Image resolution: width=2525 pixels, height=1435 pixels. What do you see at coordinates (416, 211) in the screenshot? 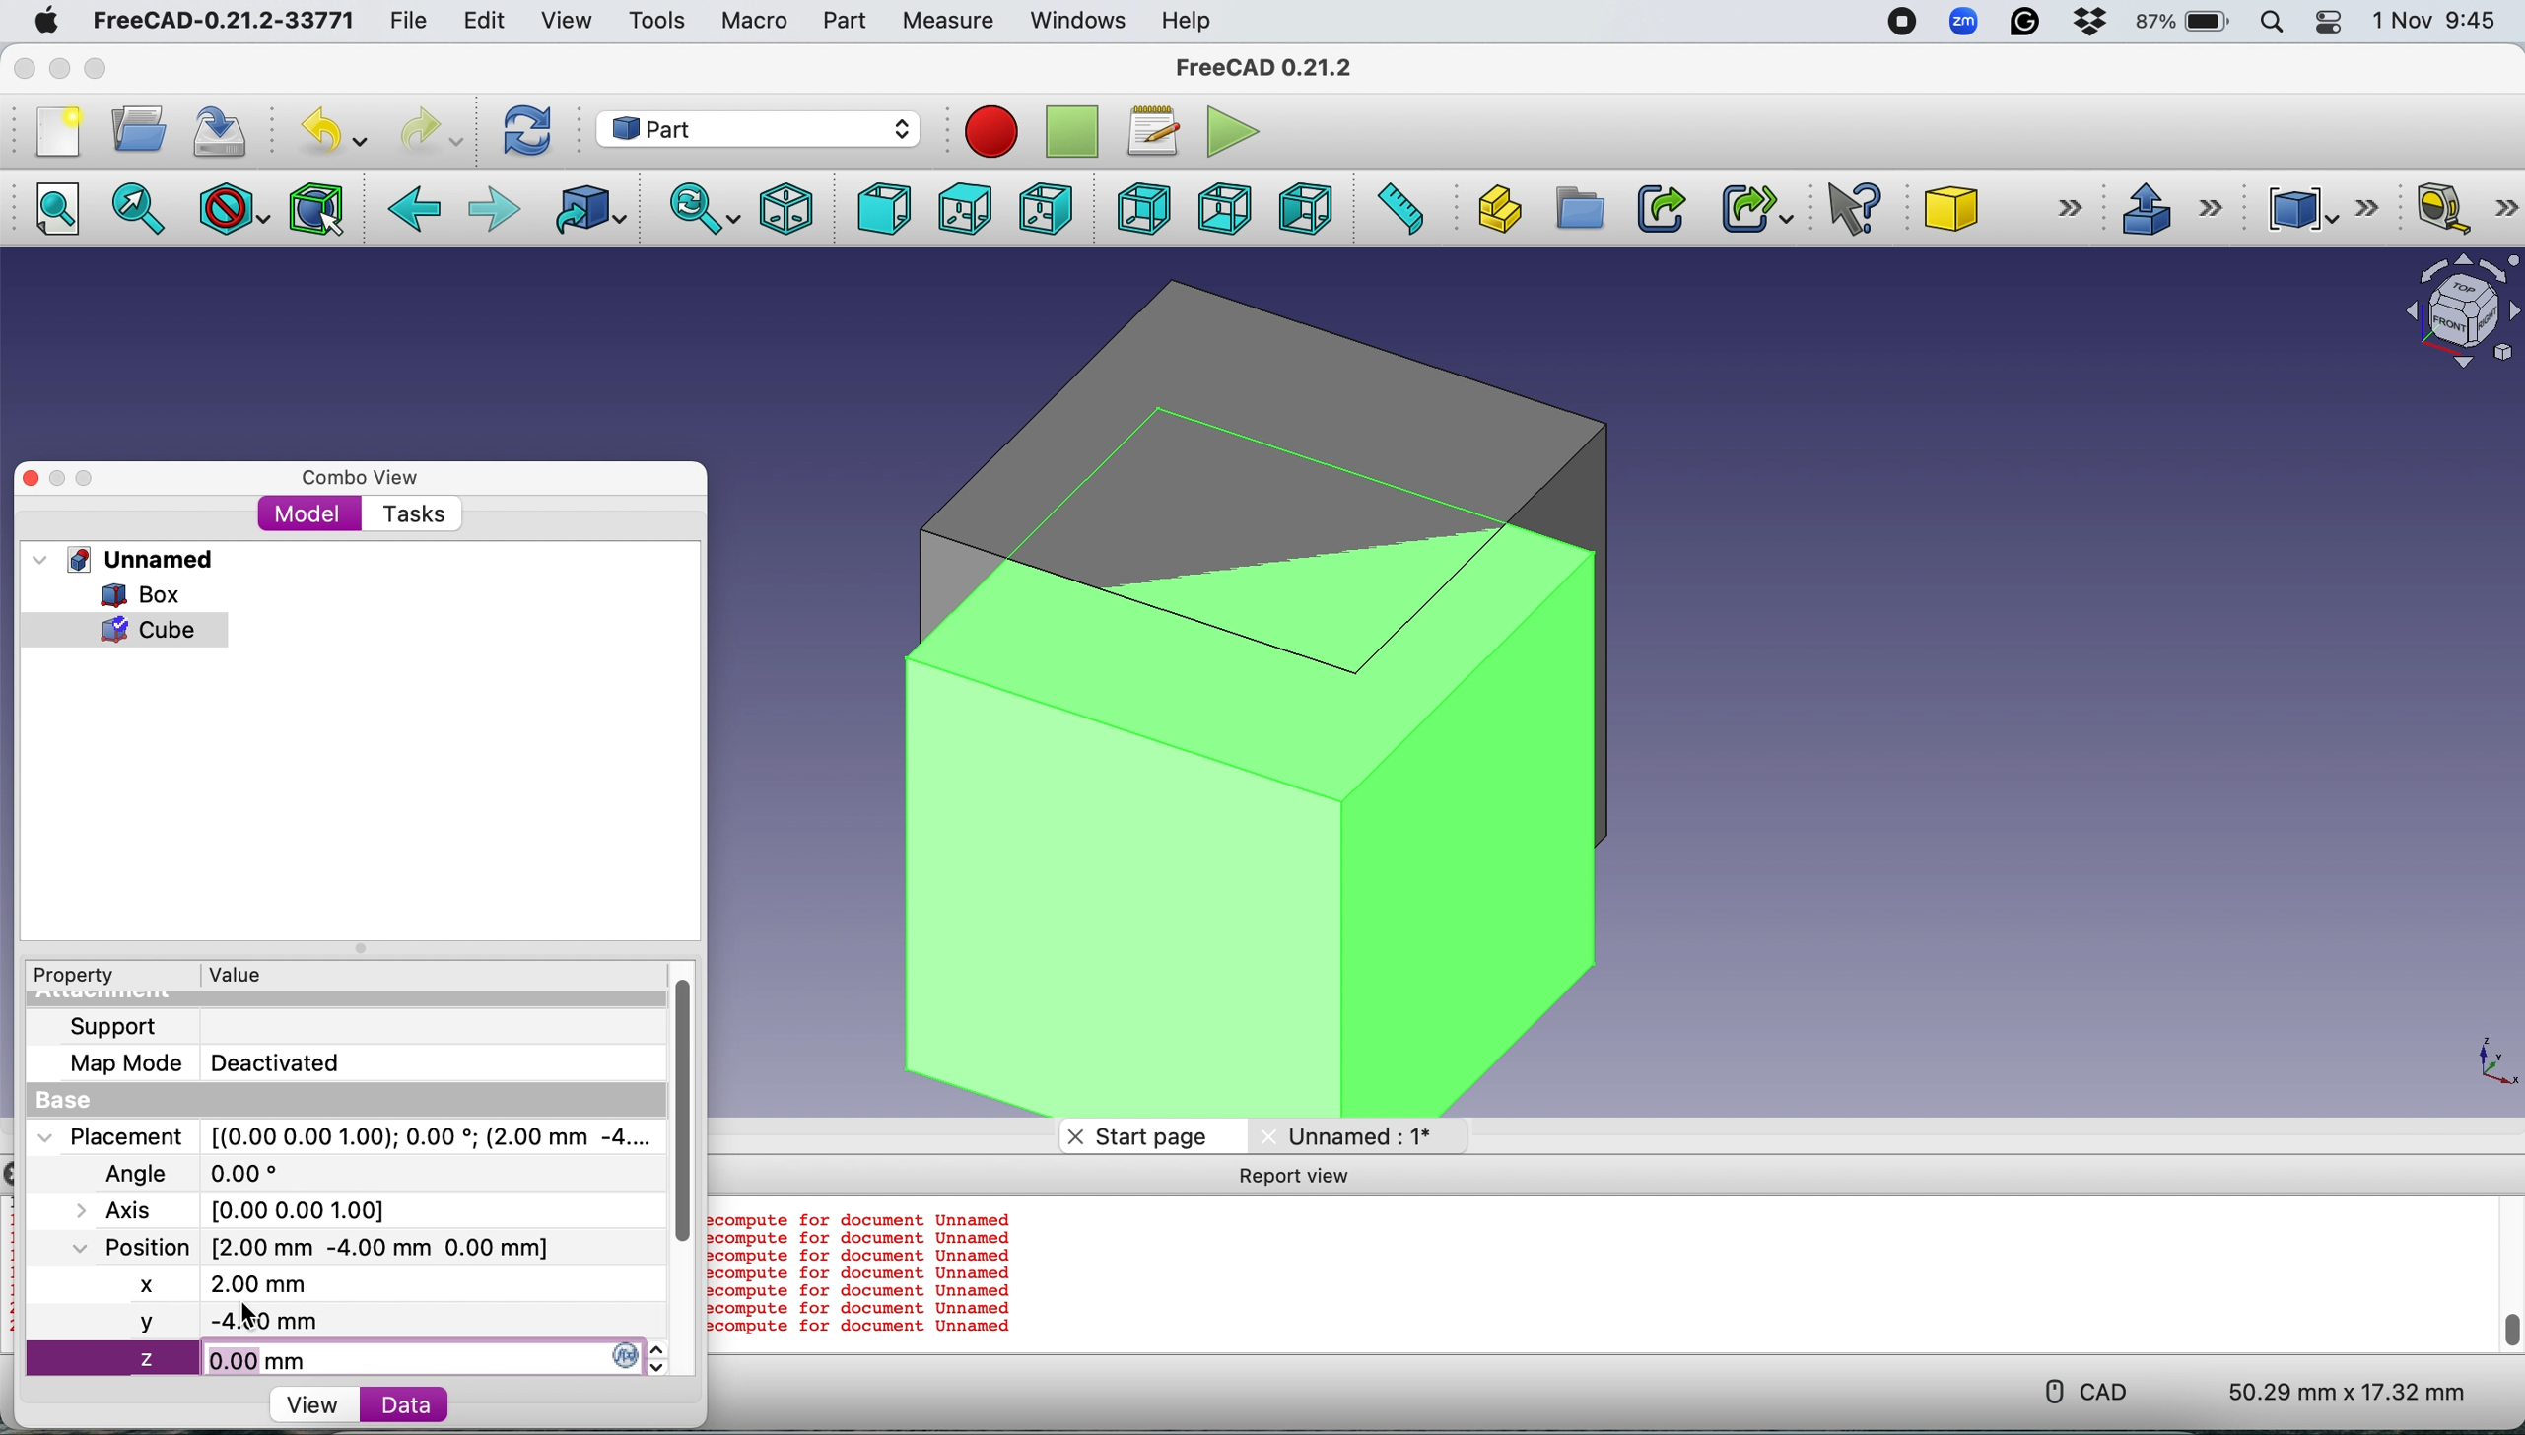
I see `Backward` at bounding box center [416, 211].